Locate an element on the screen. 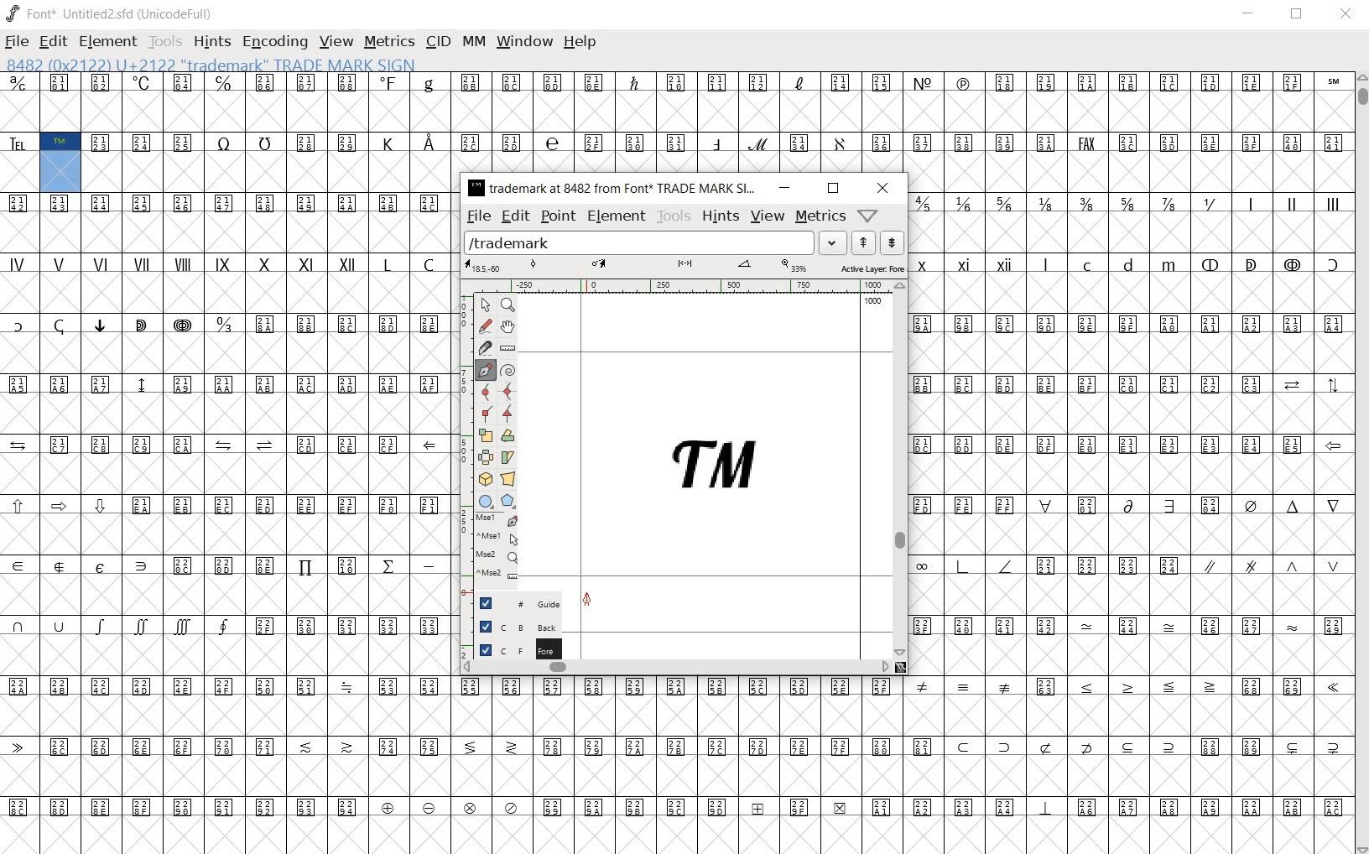 Image resolution: width=1369 pixels, height=854 pixels. add a point, then drag out its control points is located at coordinates (484, 369).